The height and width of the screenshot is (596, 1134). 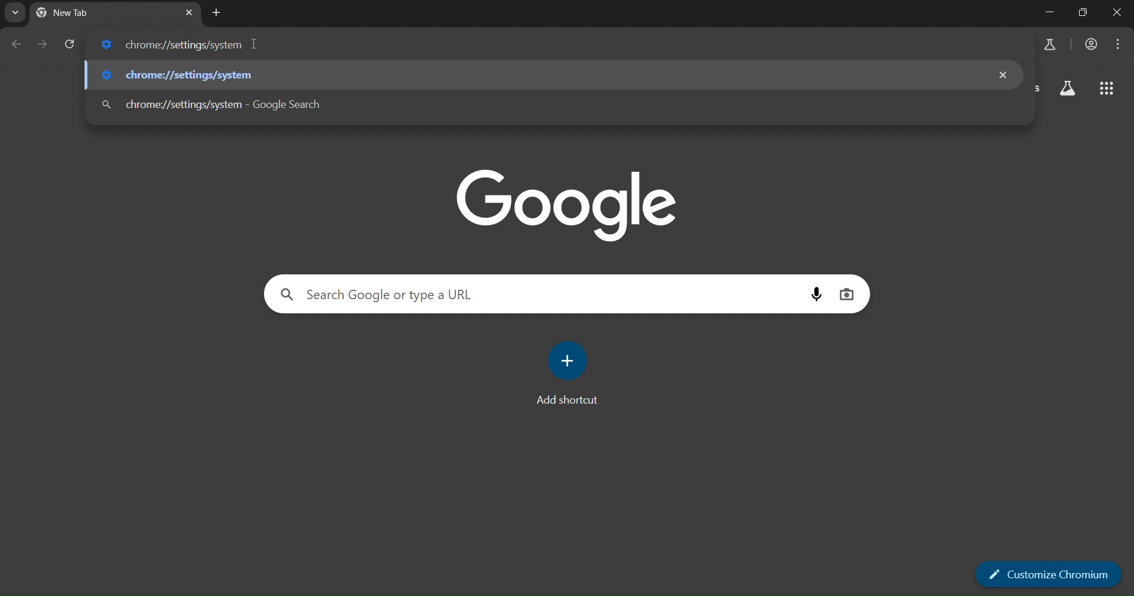 I want to click on chrome://settings/system, so click(x=227, y=105).